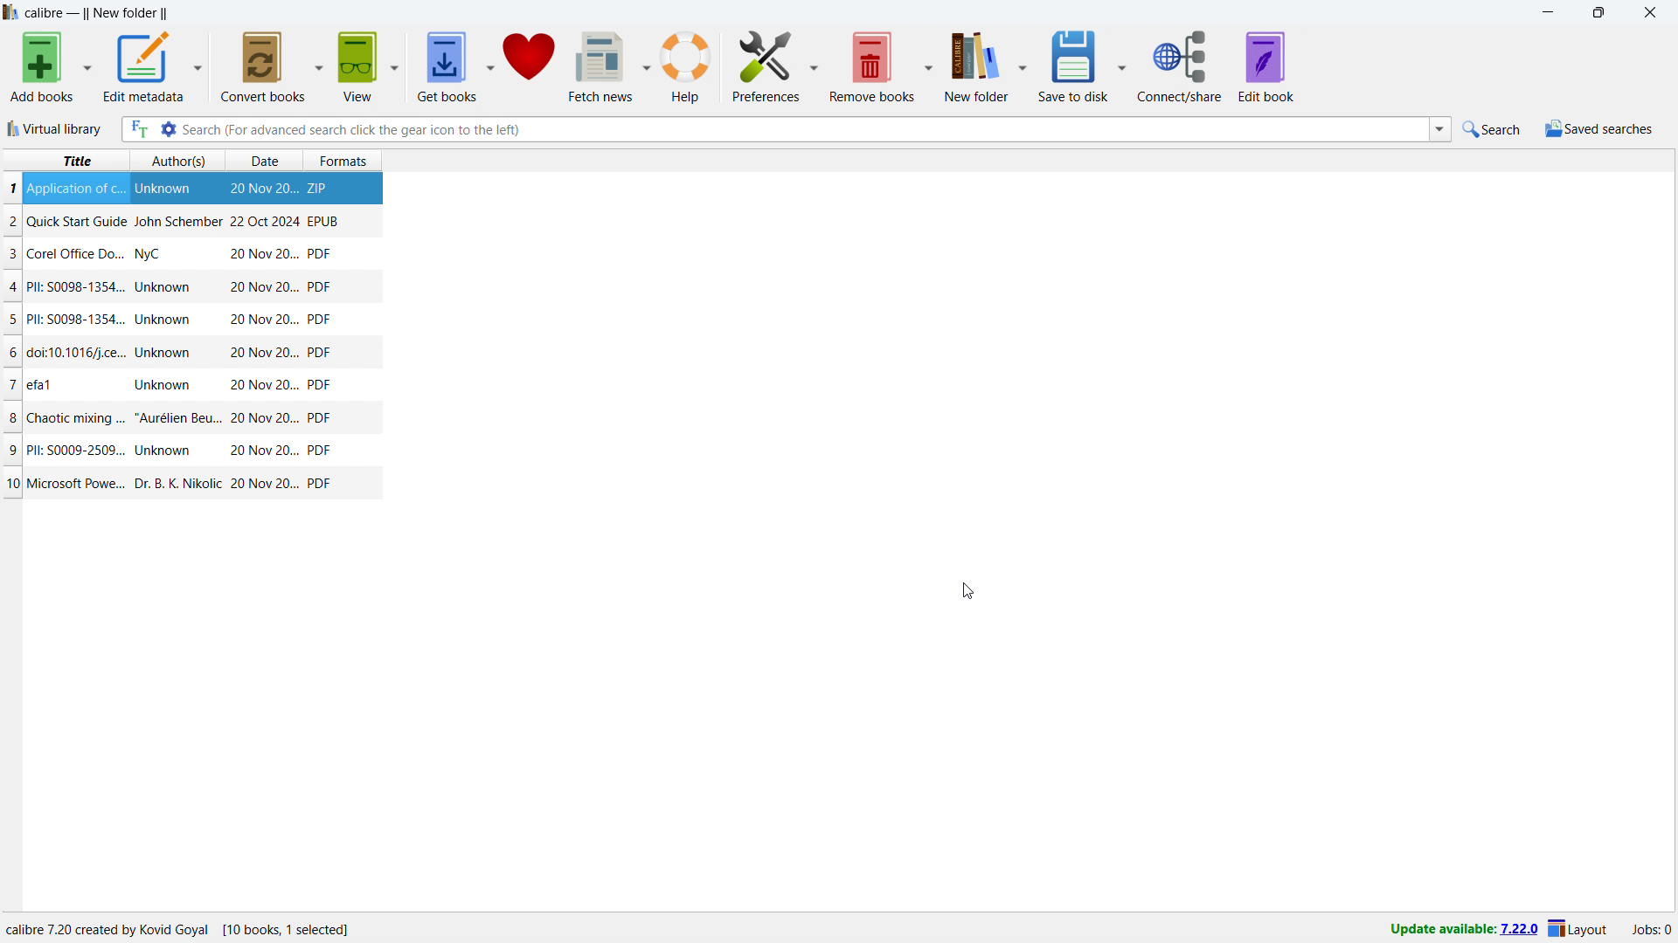 This screenshot has width=1678, height=943. What do you see at coordinates (262, 162) in the screenshot?
I see `date` at bounding box center [262, 162].